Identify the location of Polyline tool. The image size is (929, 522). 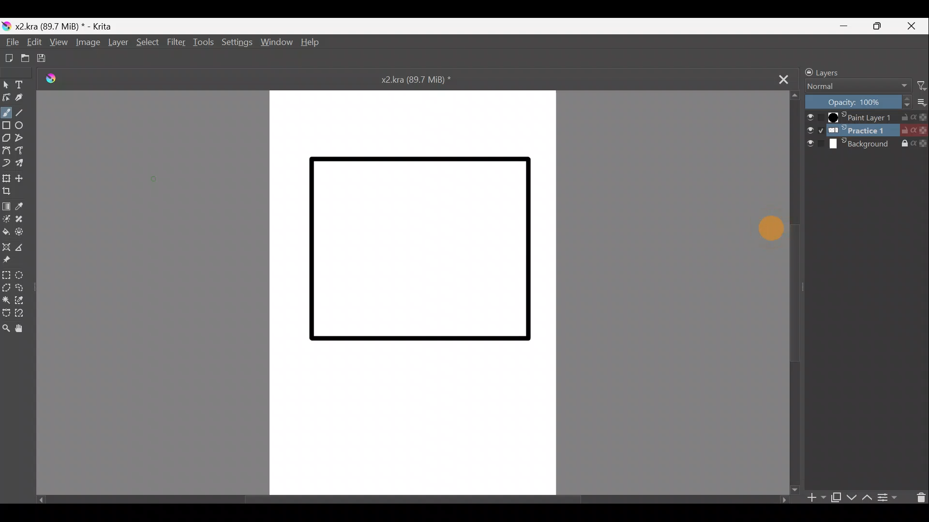
(23, 138).